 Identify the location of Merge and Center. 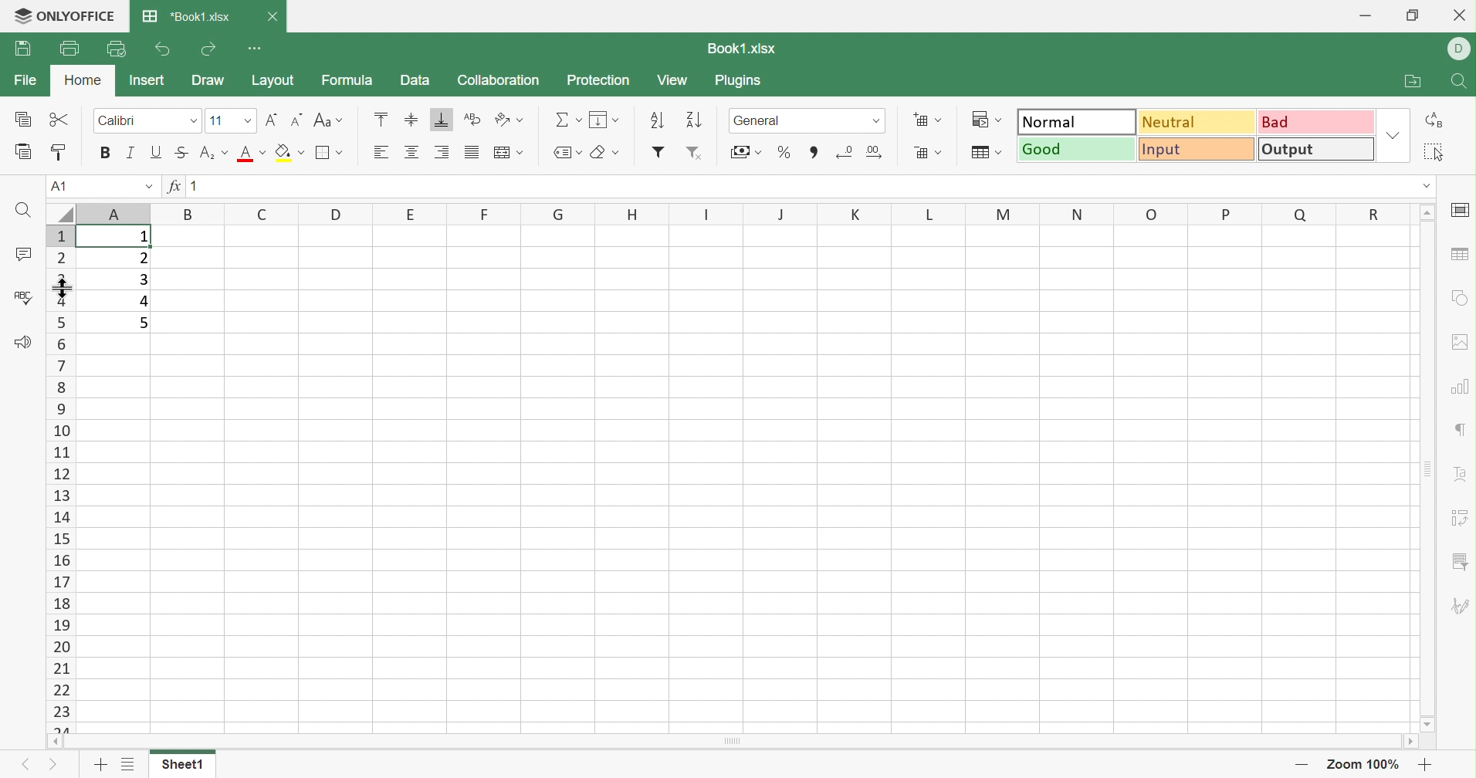
(501, 154).